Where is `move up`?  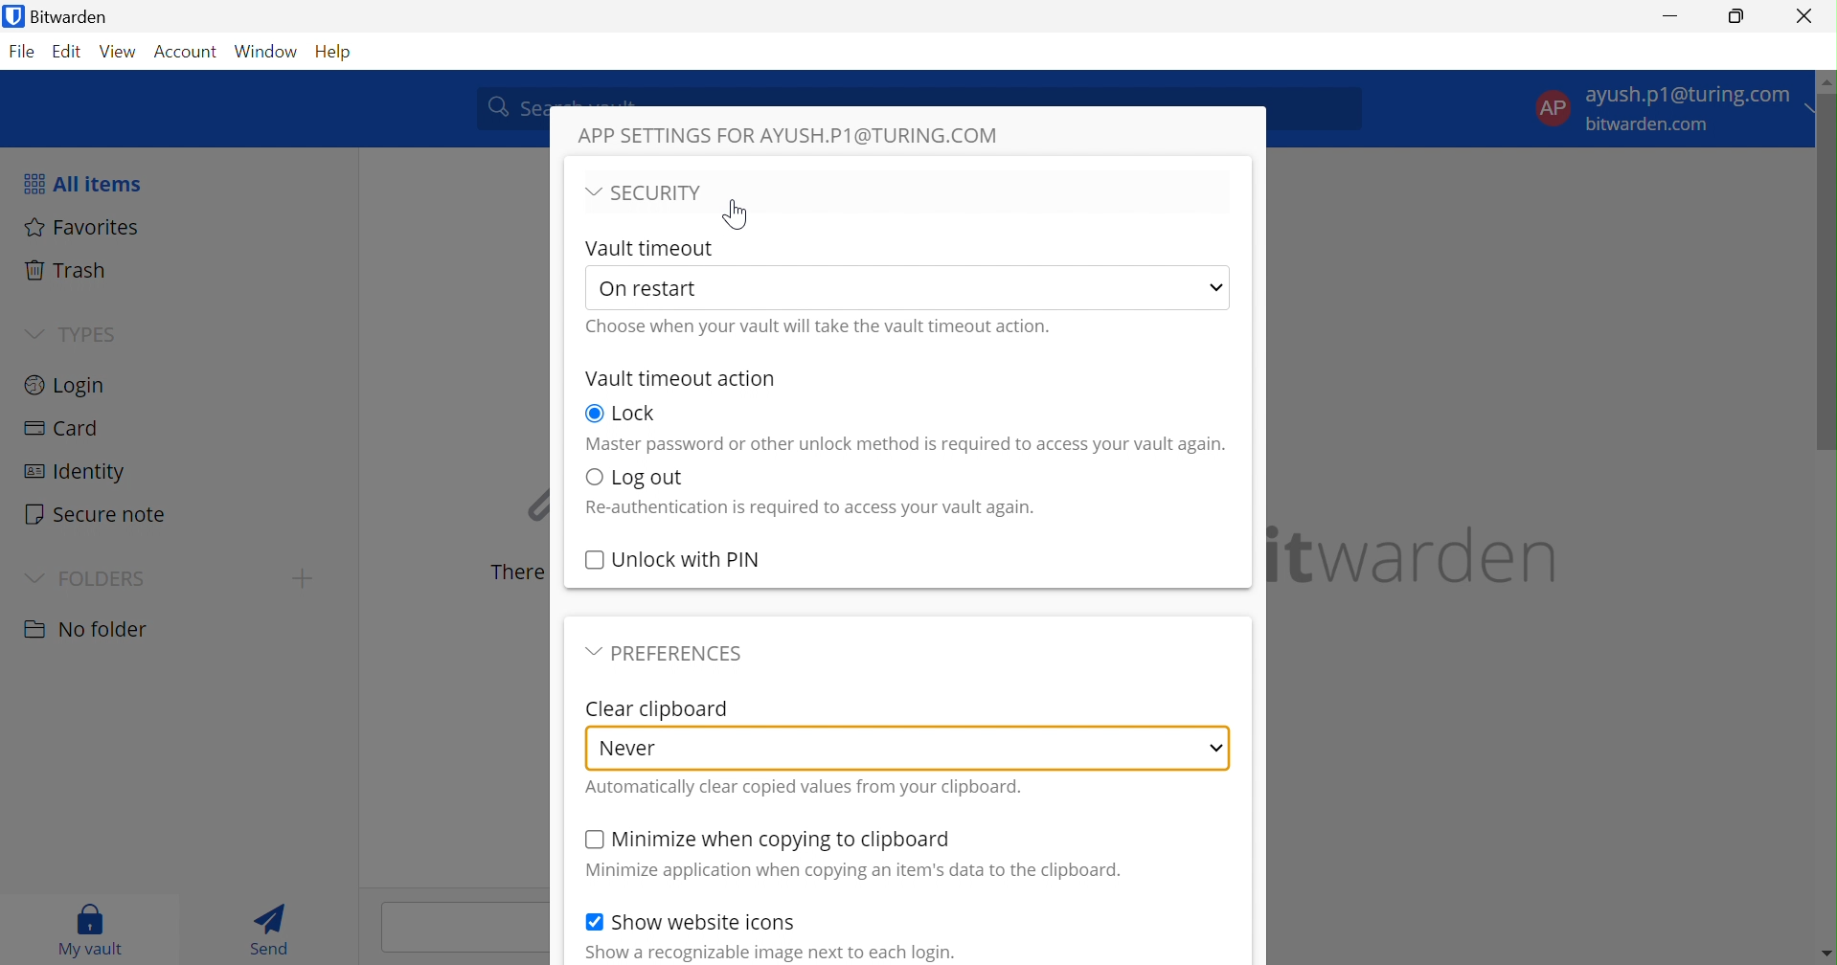
move up is located at coordinates (1825, 82).